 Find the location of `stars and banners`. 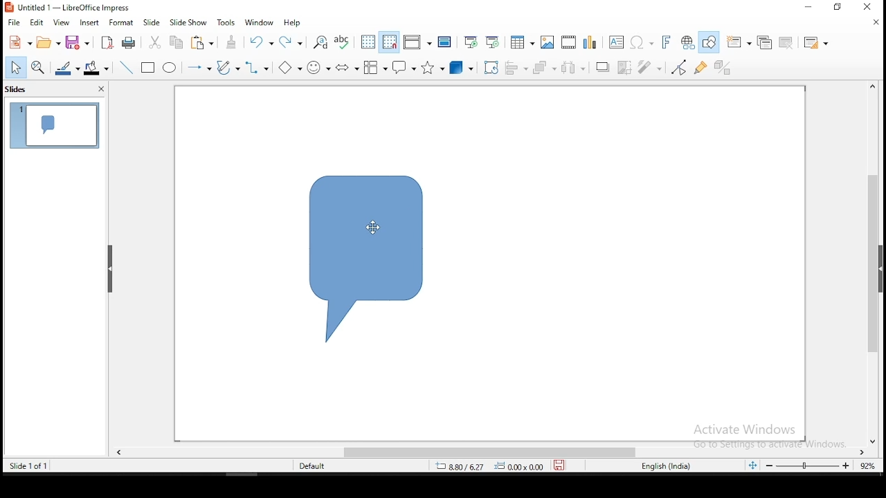

stars and banners is located at coordinates (431, 68).